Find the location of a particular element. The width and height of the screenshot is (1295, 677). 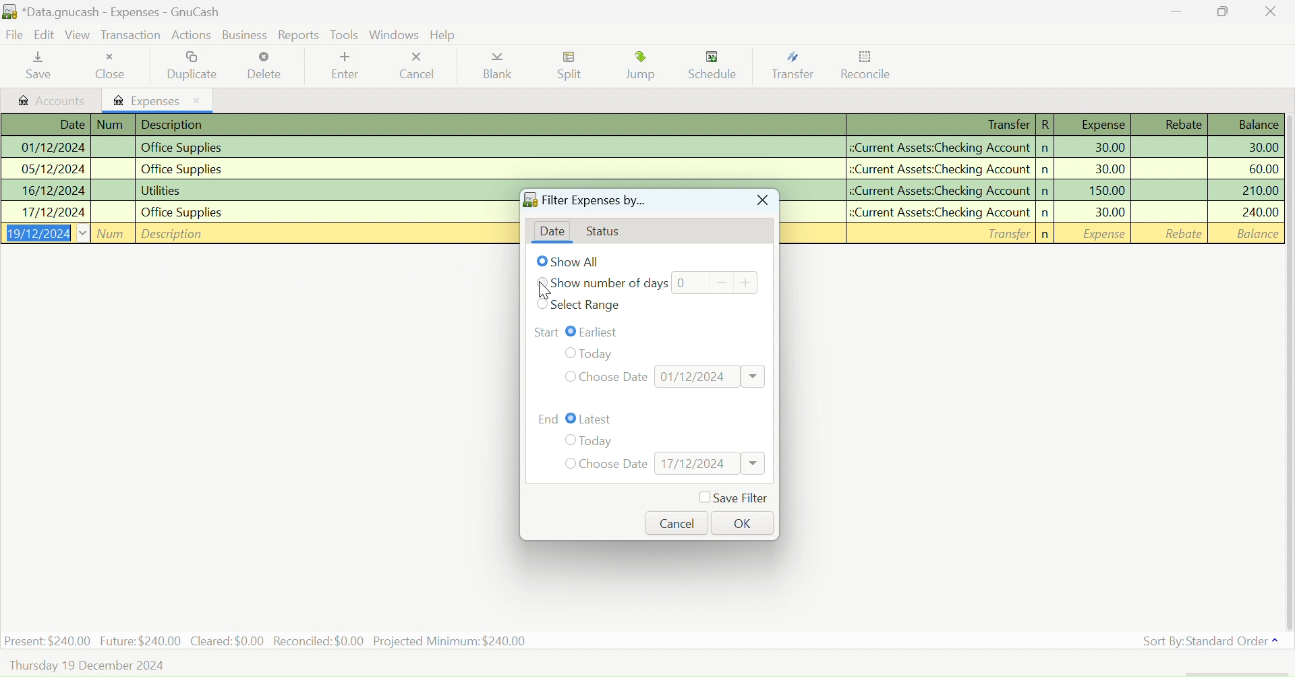

Office Supplies Transaction is located at coordinates (256, 211).